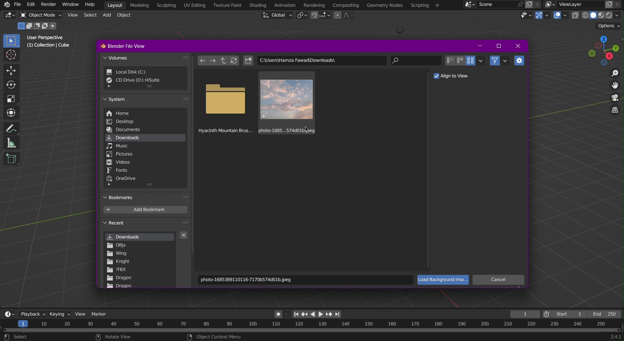 The height and width of the screenshot is (341, 624). Describe the element at coordinates (41, 16) in the screenshot. I see `Object Mode` at that location.